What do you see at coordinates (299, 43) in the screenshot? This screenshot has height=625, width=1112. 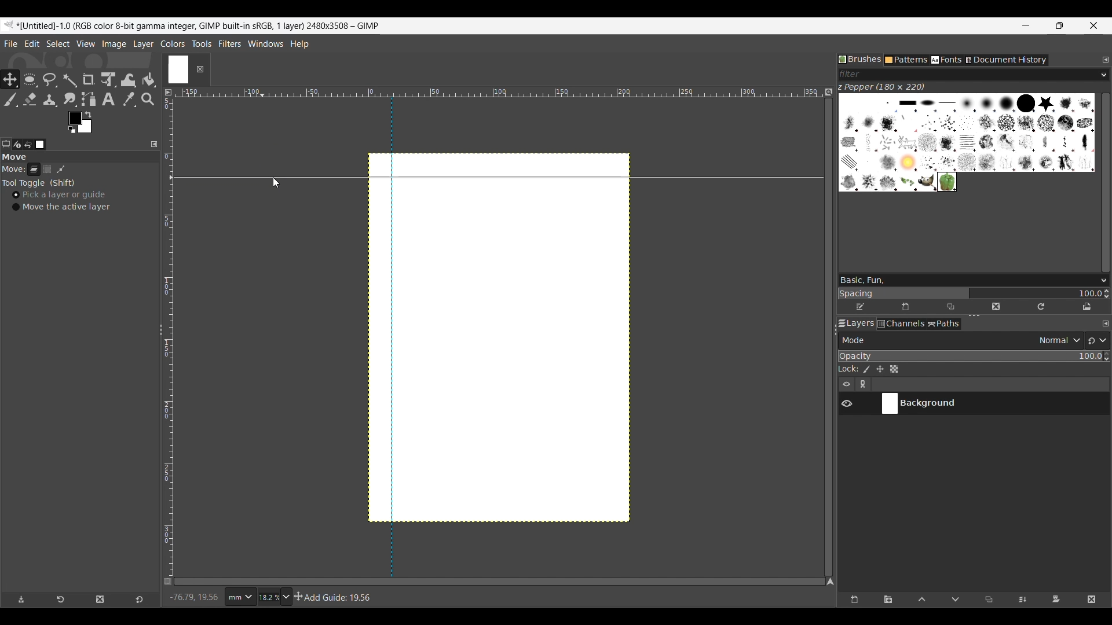 I see `Help menu` at bounding box center [299, 43].